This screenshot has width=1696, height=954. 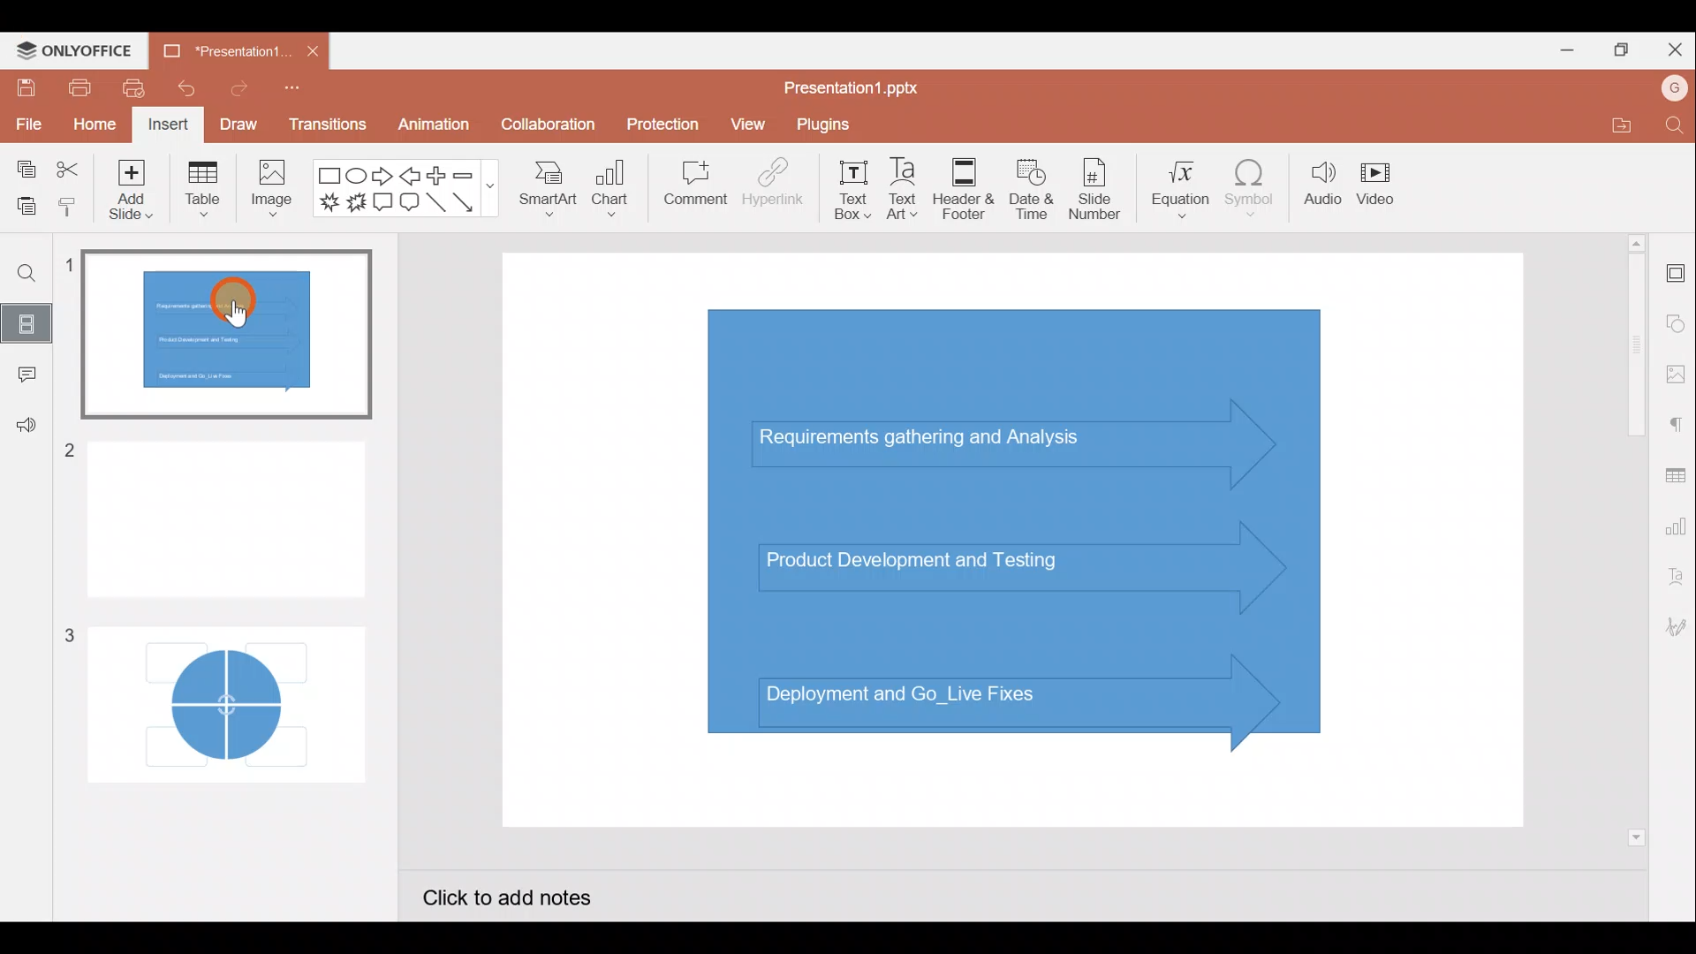 What do you see at coordinates (325, 124) in the screenshot?
I see `Transitions` at bounding box center [325, 124].